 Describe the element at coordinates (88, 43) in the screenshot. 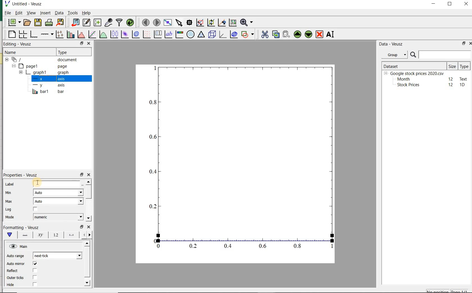

I see `close` at that location.